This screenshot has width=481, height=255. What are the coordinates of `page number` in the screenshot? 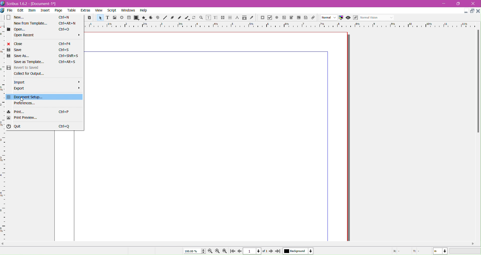 It's located at (253, 251).